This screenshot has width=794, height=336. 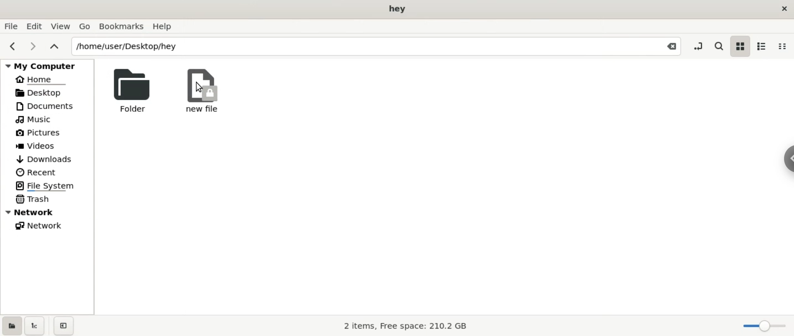 What do you see at coordinates (35, 120) in the screenshot?
I see `Music` at bounding box center [35, 120].